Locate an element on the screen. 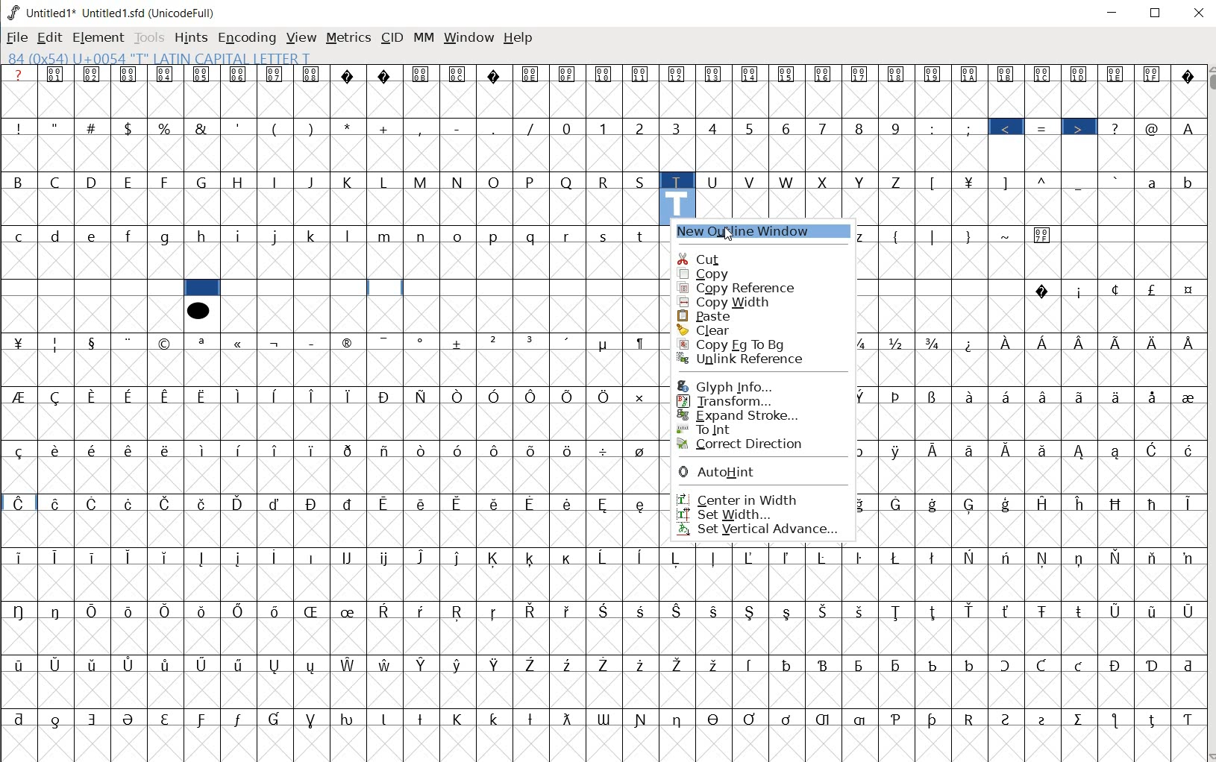 Image resolution: width=1216 pixels, height=762 pixels. Symbol is located at coordinates (94, 719).